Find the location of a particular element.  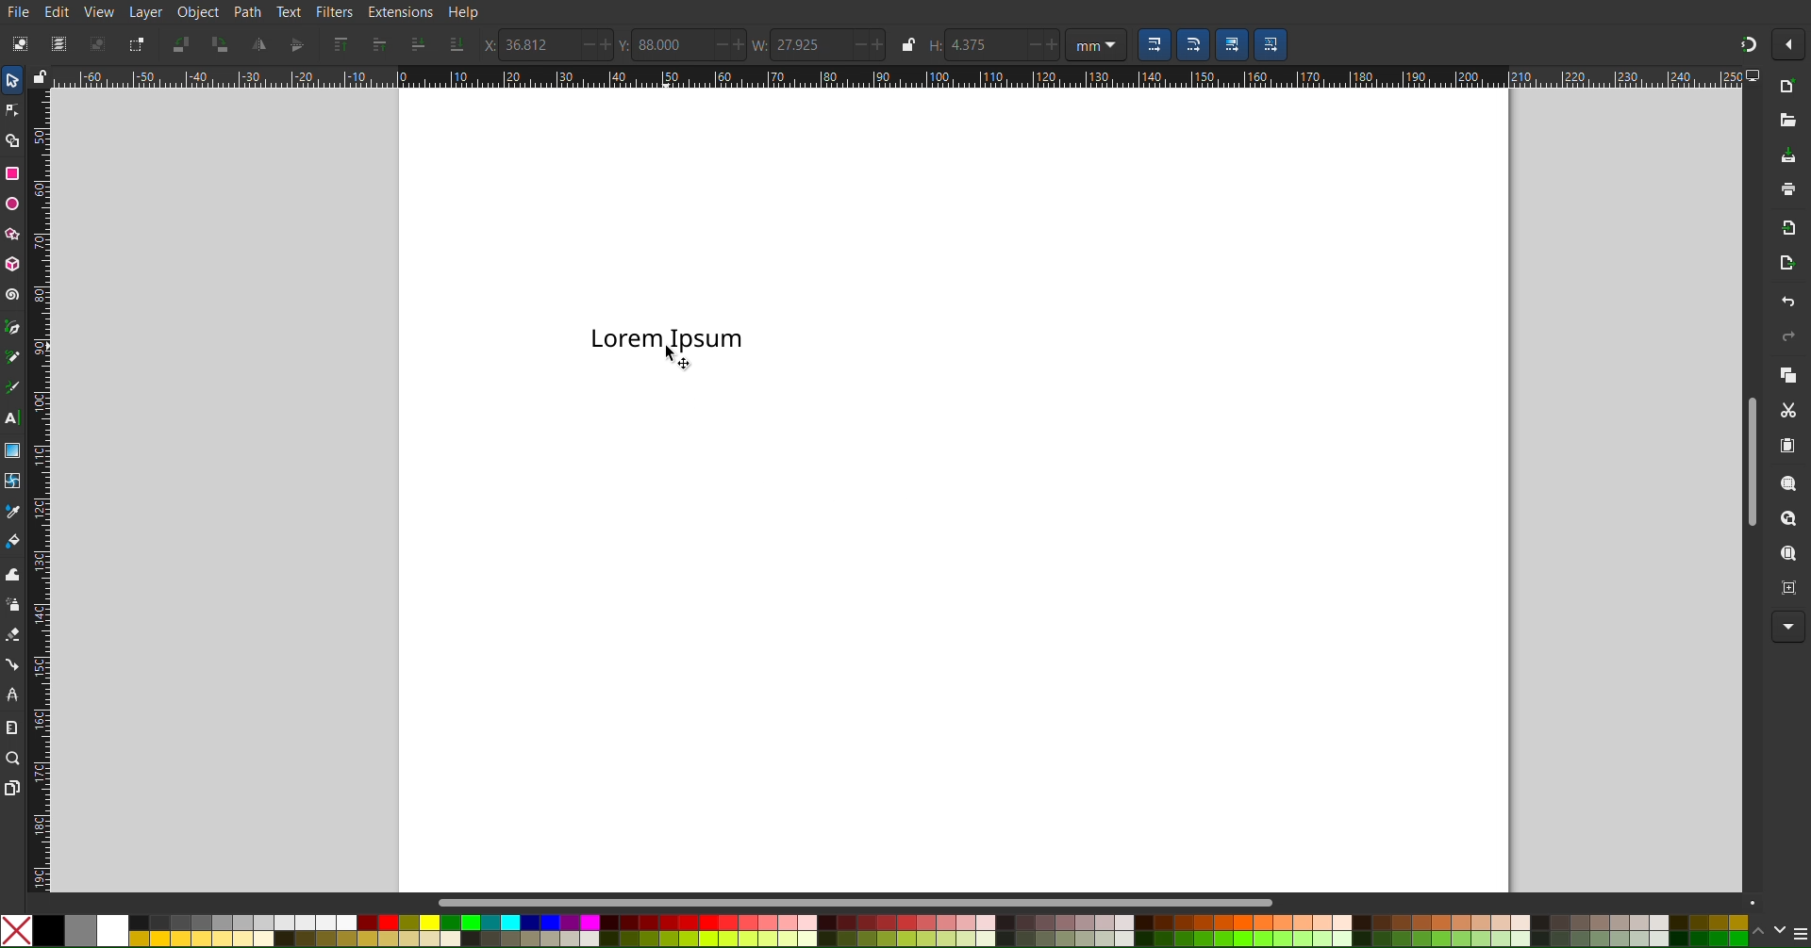

Options is located at coordinates (1790, 44).